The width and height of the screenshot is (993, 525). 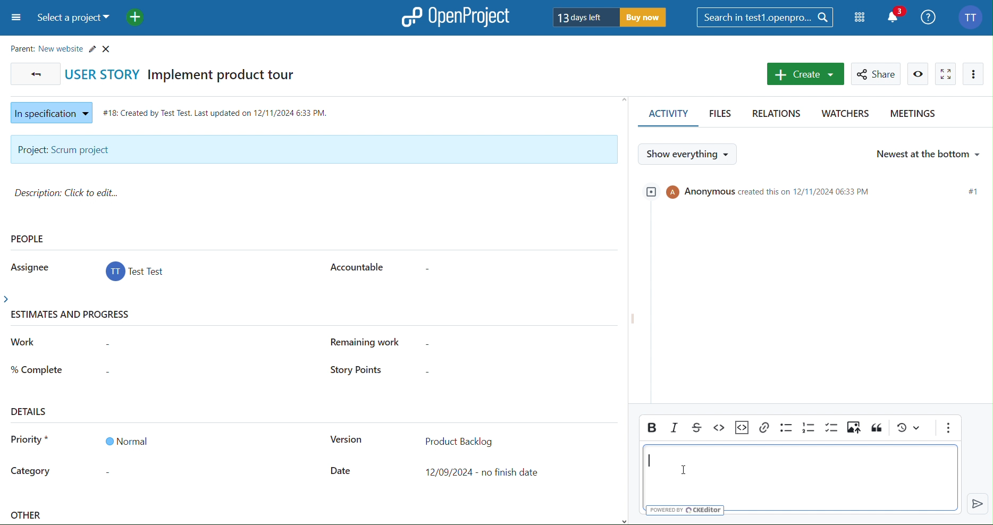 What do you see at coordinates (459, 440) in the screenshot?
I see `Product Backlog` at bounding box center [459, 440].